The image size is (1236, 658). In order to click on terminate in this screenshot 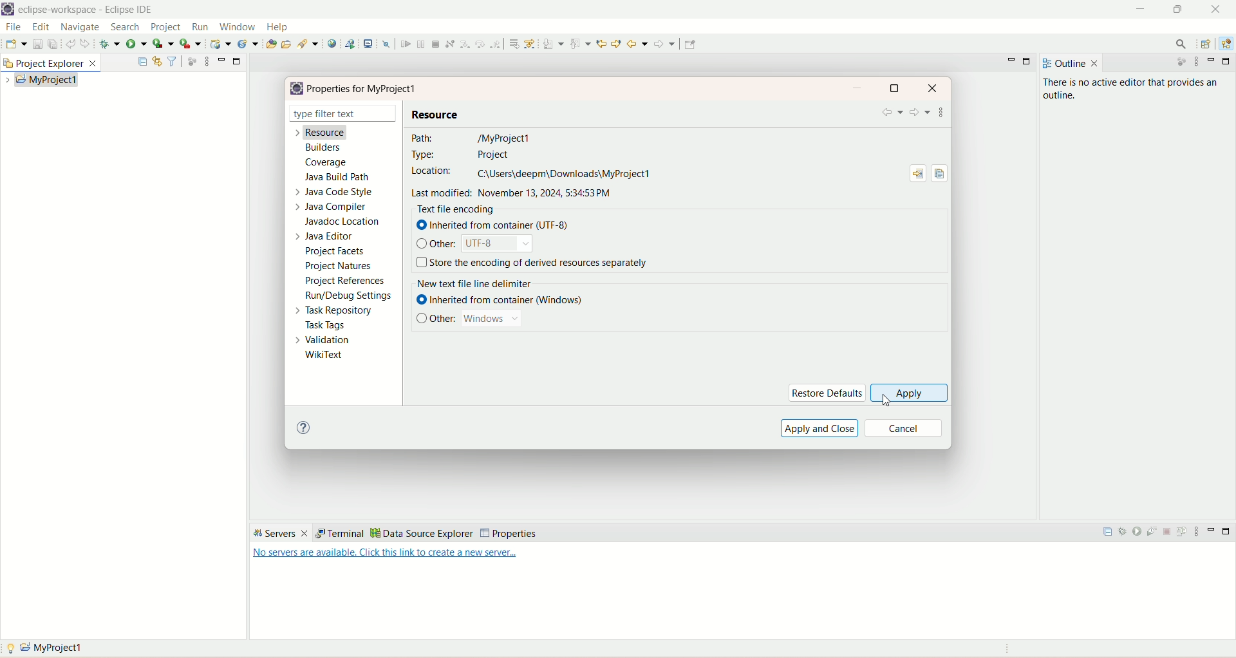, I will do `click(436, 44)`.